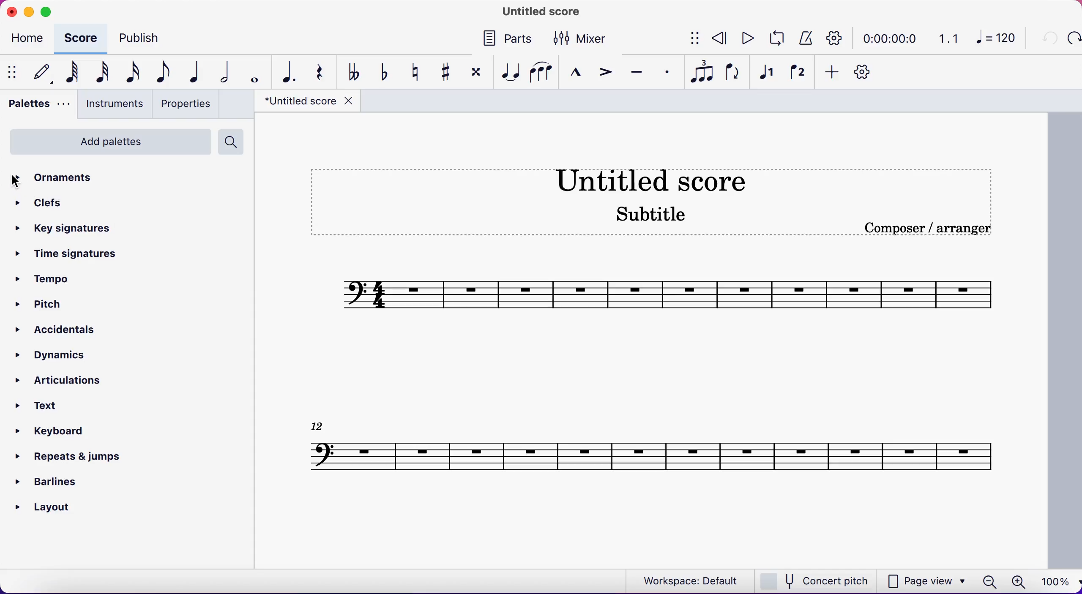 Image resolution: width=1082 pixels, height=594 pixels. I want to click on clefs, so click(48, 201).